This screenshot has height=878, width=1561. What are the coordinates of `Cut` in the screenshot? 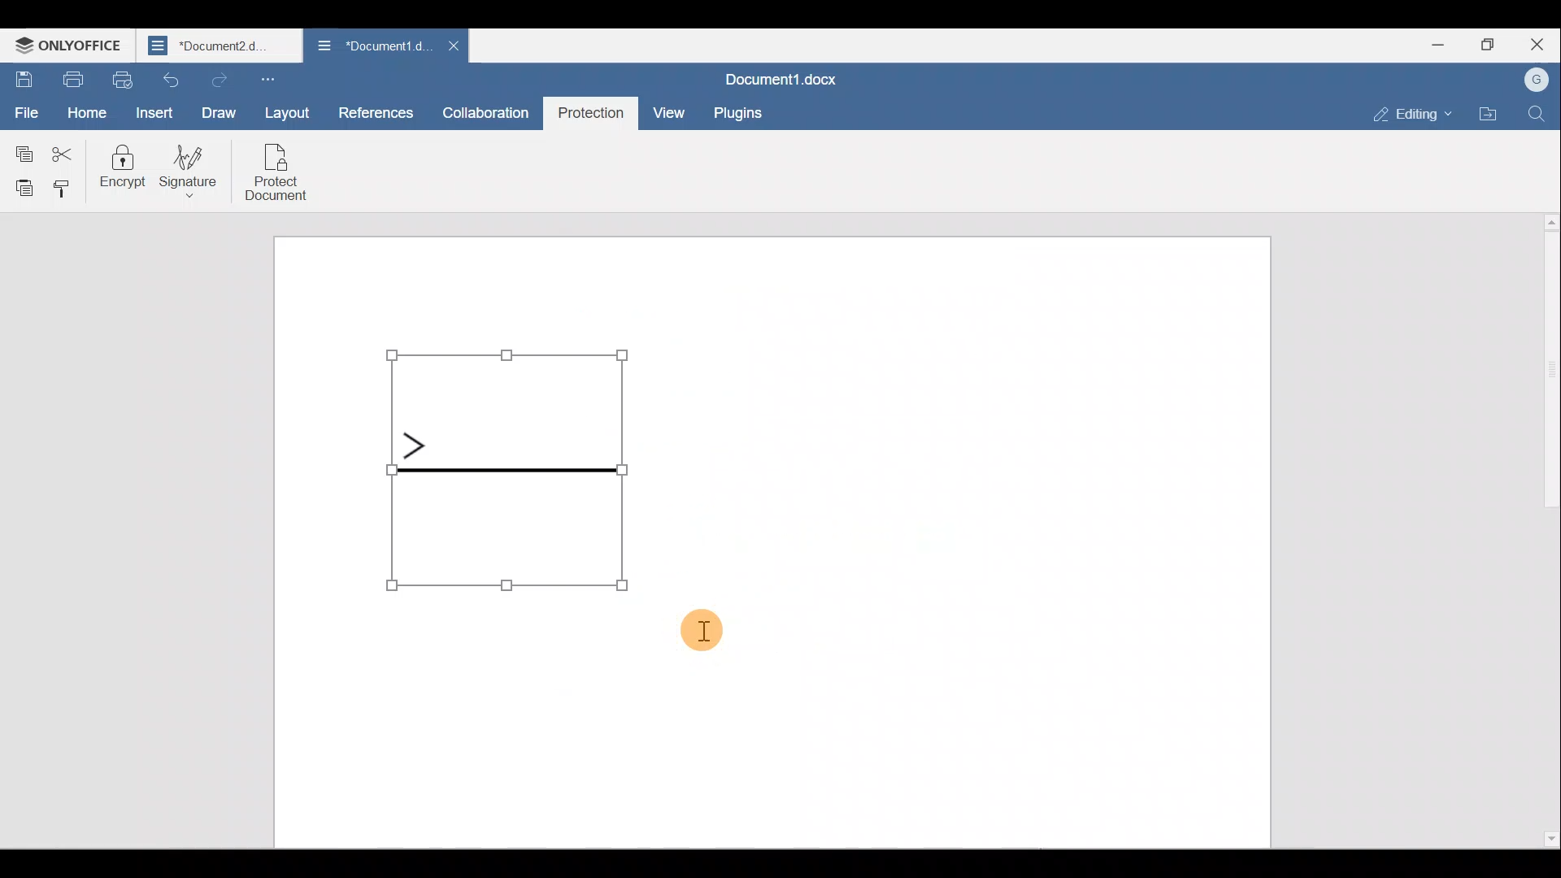 It's located at (64, 150).